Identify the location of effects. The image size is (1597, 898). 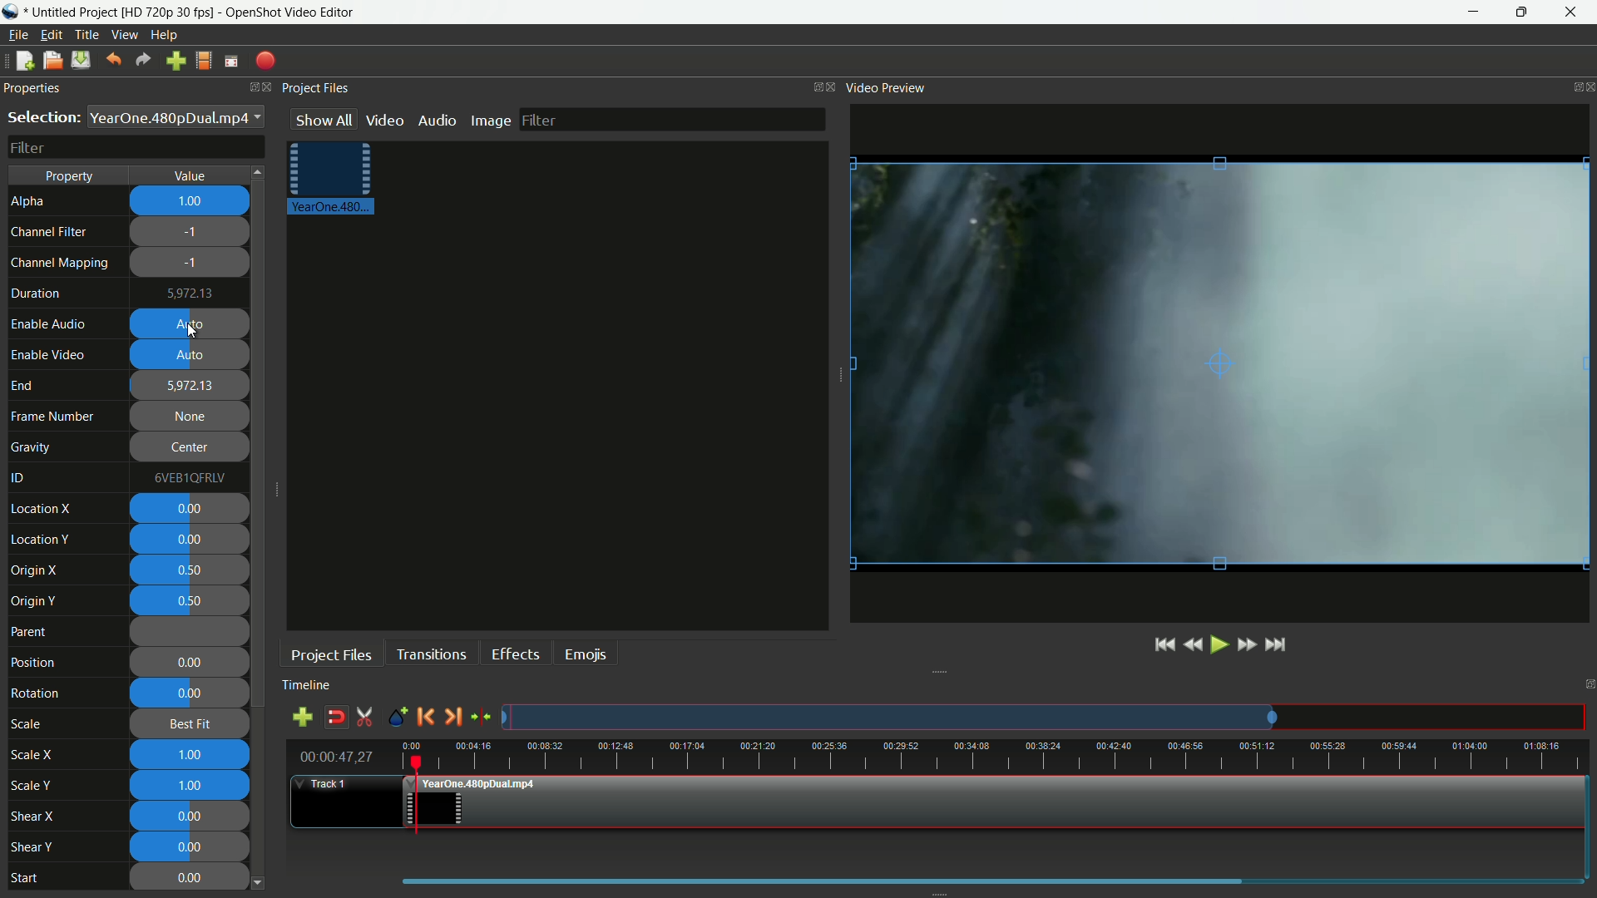
(512, 653).